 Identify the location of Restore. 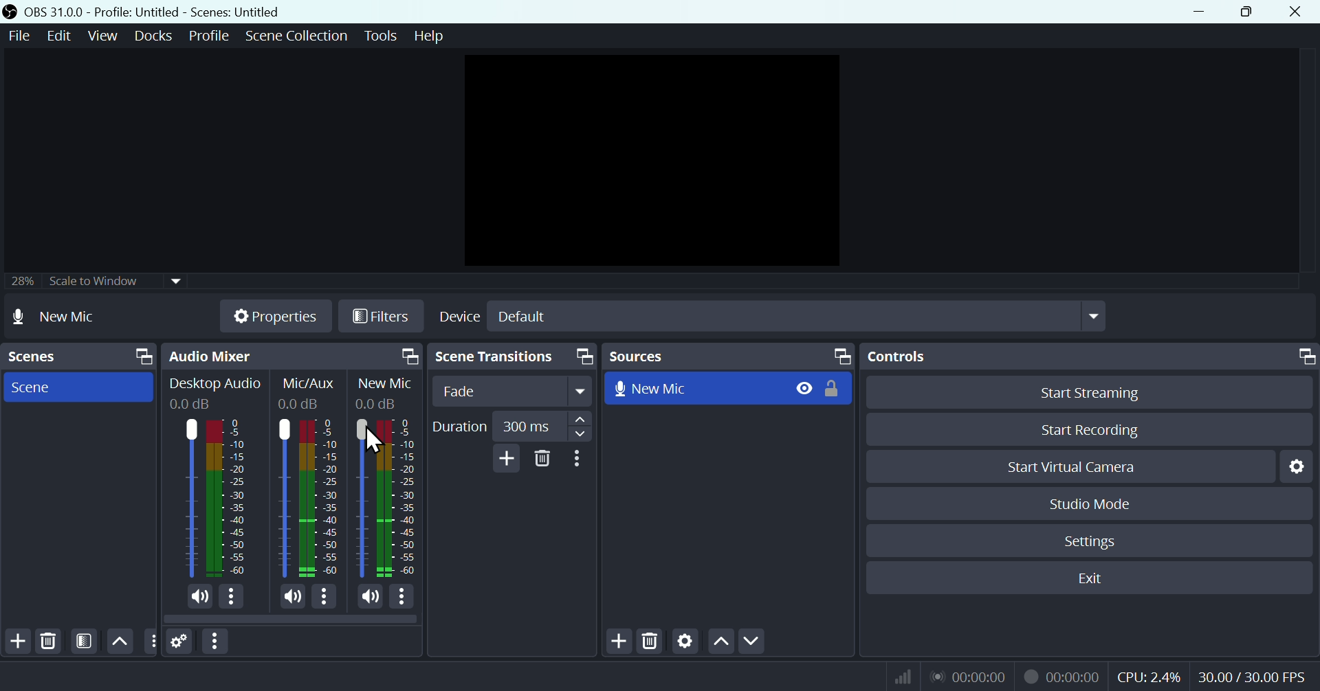
(1250, 12).